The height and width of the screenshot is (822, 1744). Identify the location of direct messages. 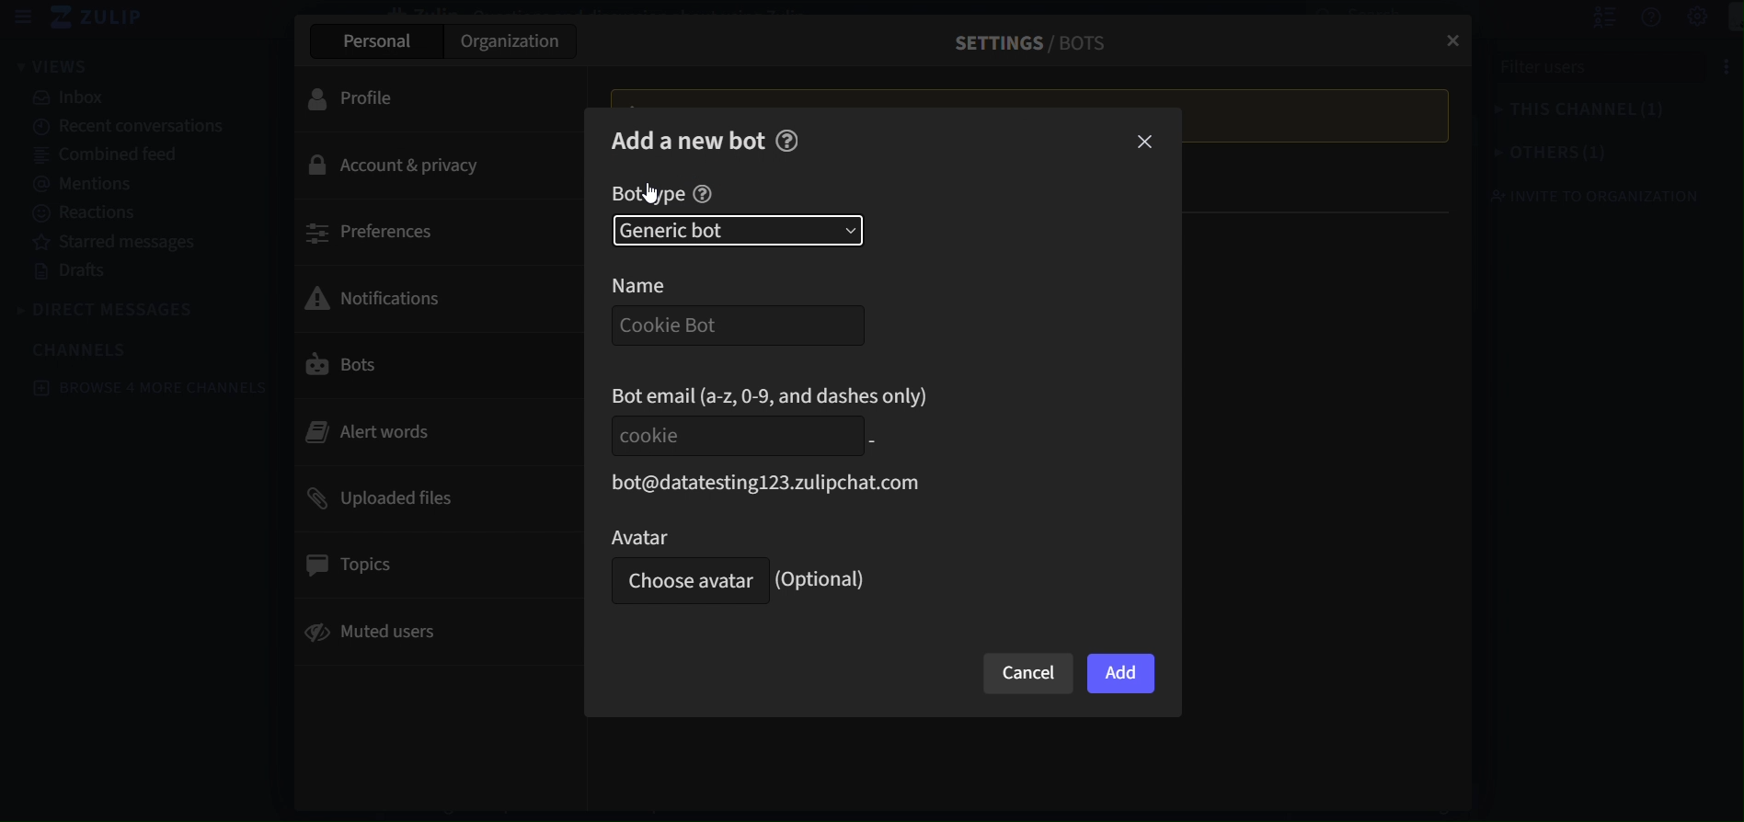
(111, 311).